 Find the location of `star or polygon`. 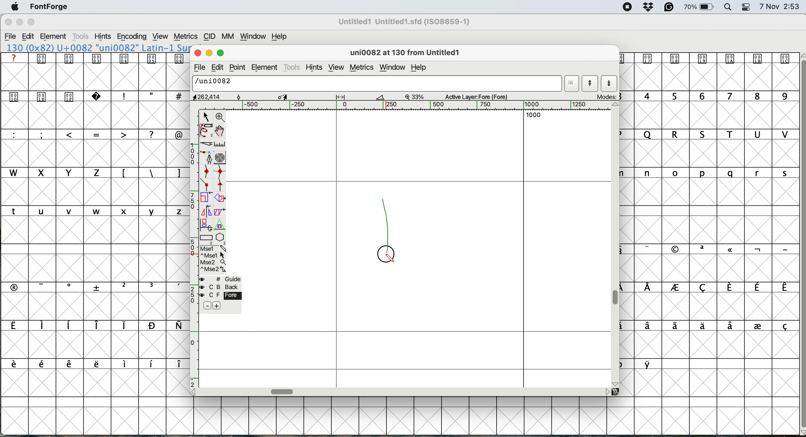

star or polygon is located at coordinates (220, 239).